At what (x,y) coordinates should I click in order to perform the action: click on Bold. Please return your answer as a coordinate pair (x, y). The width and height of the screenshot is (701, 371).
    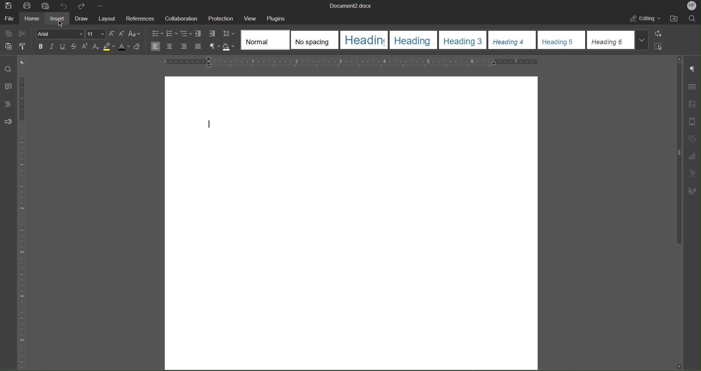
    Looking at the image, I should click on (41, 46).